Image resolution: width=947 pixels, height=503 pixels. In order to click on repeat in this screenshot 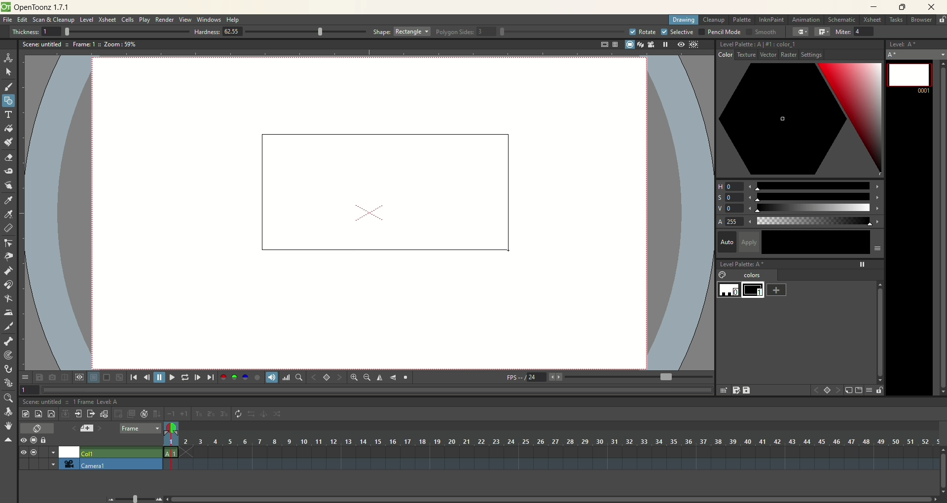, I will do `click(238, 414)`.